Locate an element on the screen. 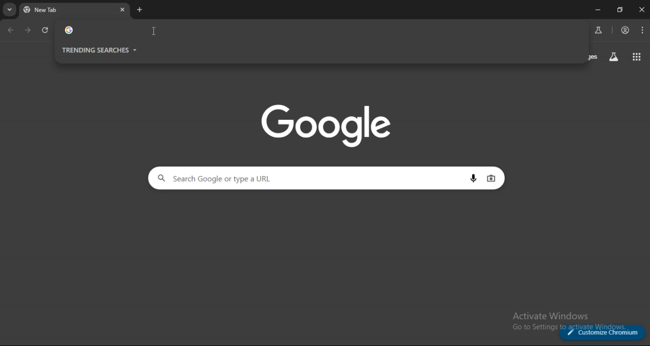 The width and height of the screenshot is (650, 346). close is located at coordinates (641, 10).